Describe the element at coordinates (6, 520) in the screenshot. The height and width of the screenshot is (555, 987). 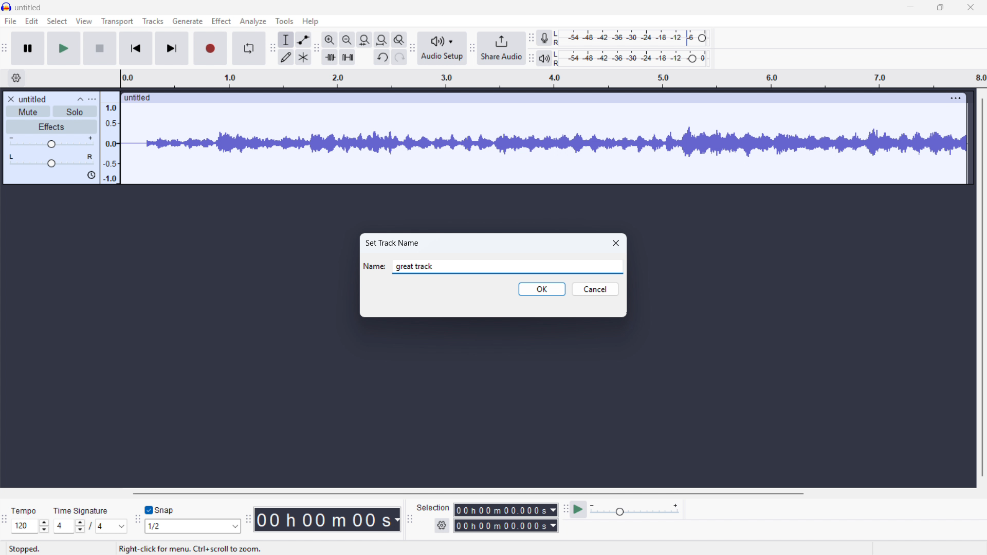
I see `Time signature toolbar ` at that location.